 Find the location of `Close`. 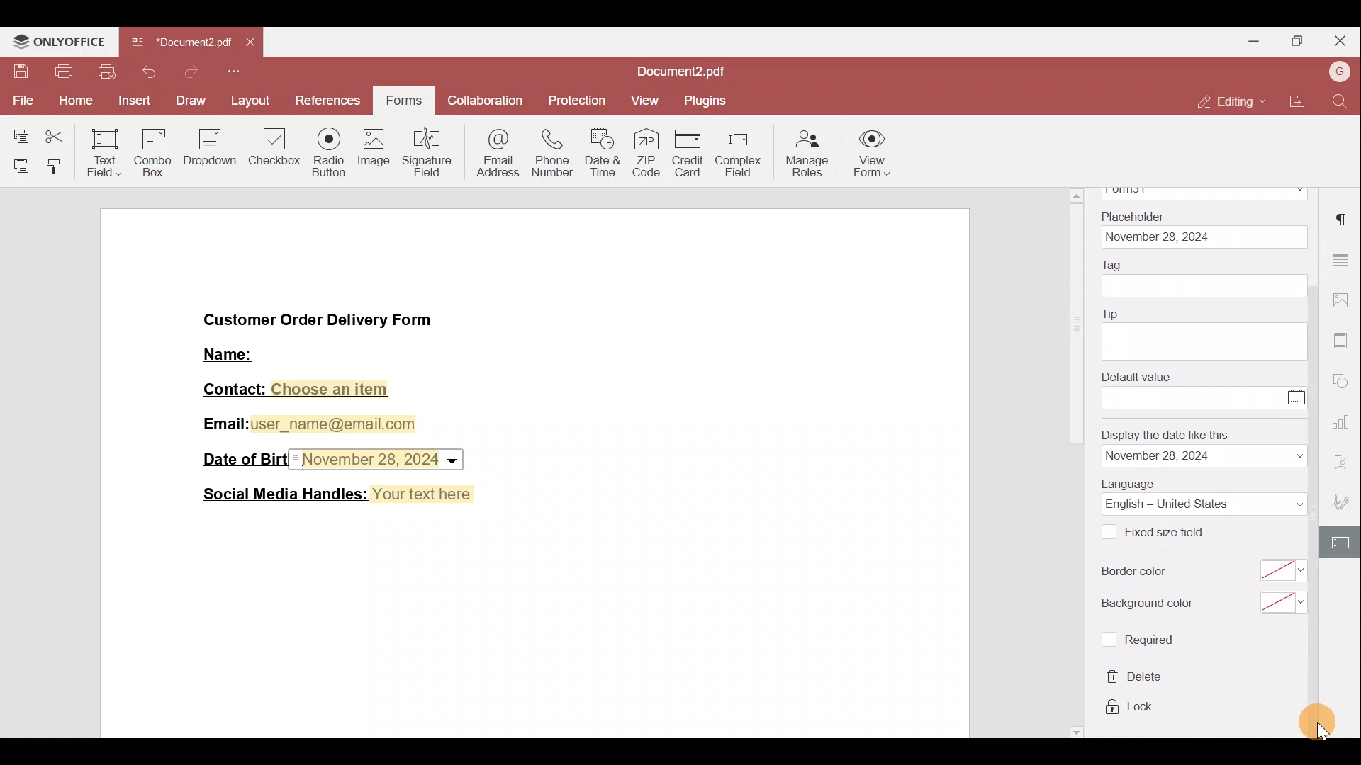

Close is located at coordinates (1340, 41).